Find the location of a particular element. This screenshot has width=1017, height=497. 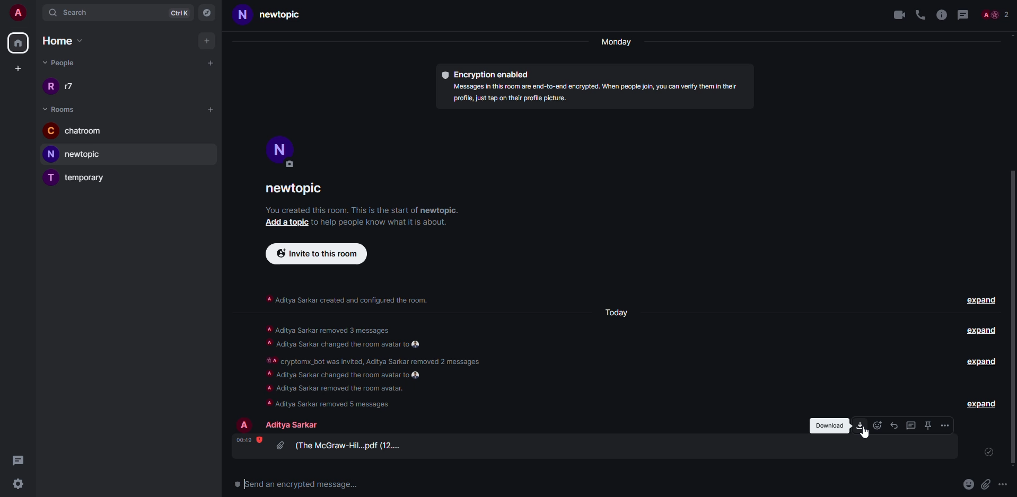

info is located at coordinates (597, 92).